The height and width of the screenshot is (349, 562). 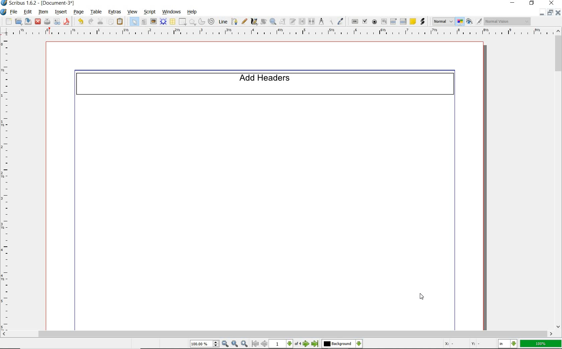 What do you see at coordinates (223, 21) in the screenshot?
I see `line` at bounding box center [223, 21].